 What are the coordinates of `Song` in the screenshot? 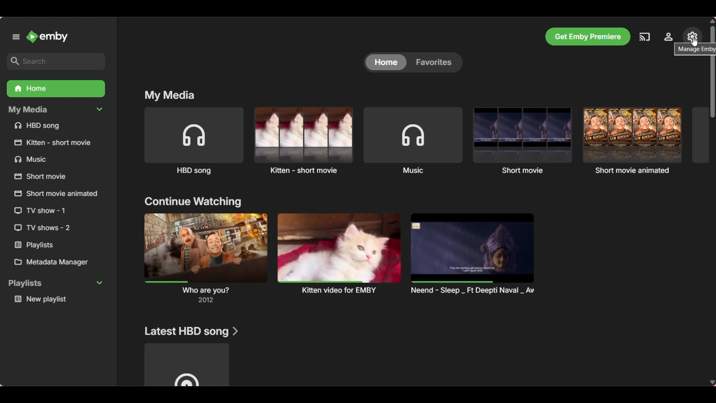 It's located at (194, 142).